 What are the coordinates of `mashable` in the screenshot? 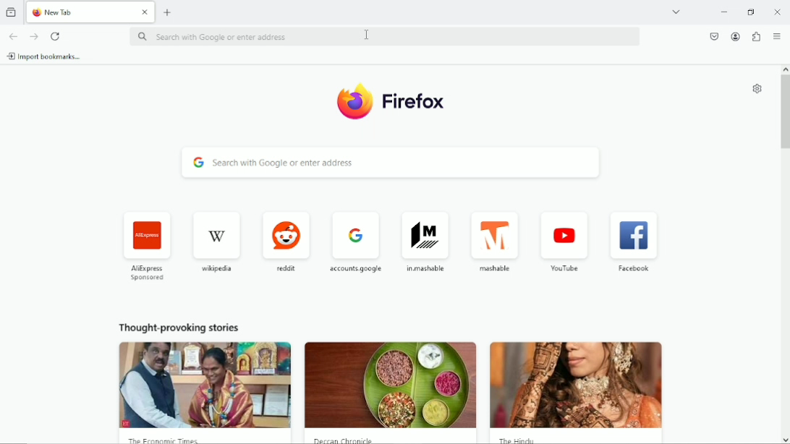 It's located at (496, 236).